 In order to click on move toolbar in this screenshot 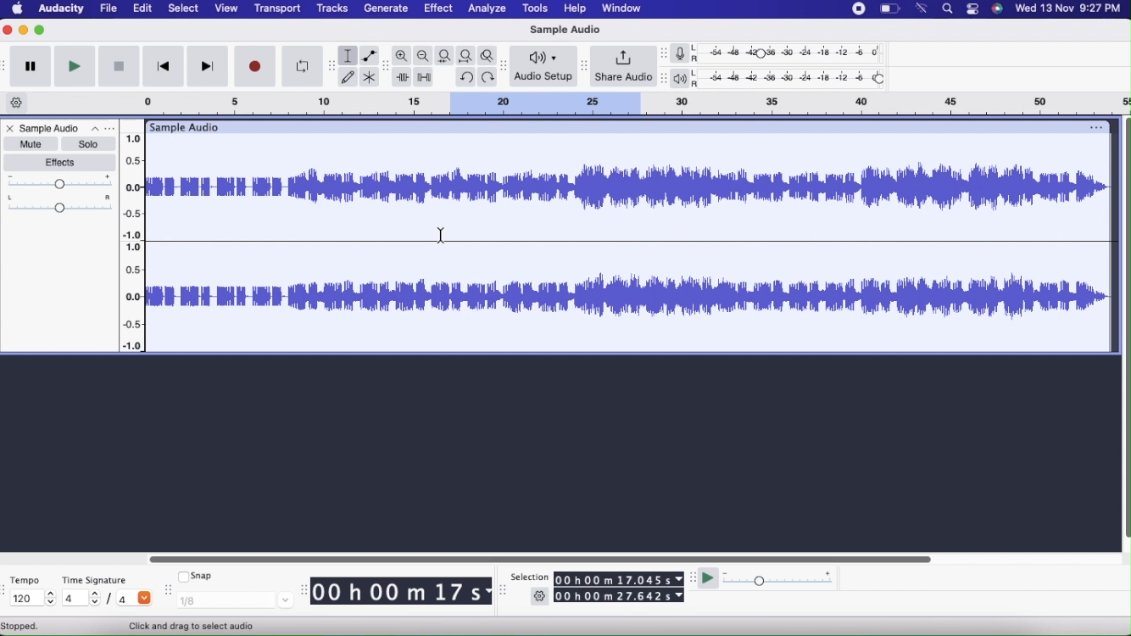, I will do `click(664, 54)`.